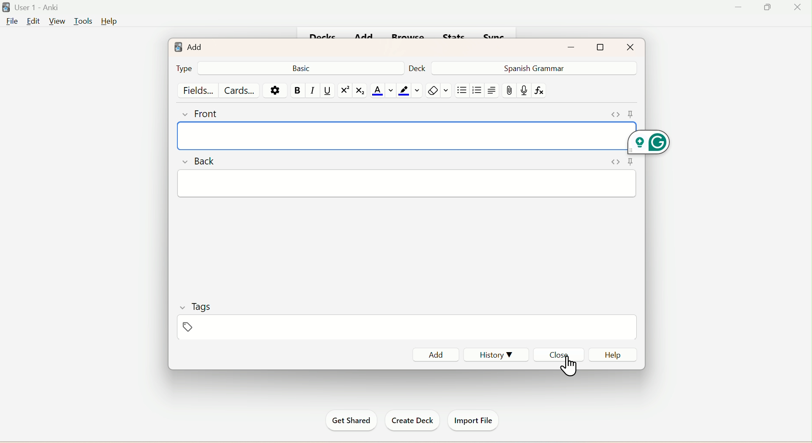 The height and width of the screenshot is (443, 812). Describe the element at coordinates (298, 90) in the screenshot. I see `Bold` at that location.